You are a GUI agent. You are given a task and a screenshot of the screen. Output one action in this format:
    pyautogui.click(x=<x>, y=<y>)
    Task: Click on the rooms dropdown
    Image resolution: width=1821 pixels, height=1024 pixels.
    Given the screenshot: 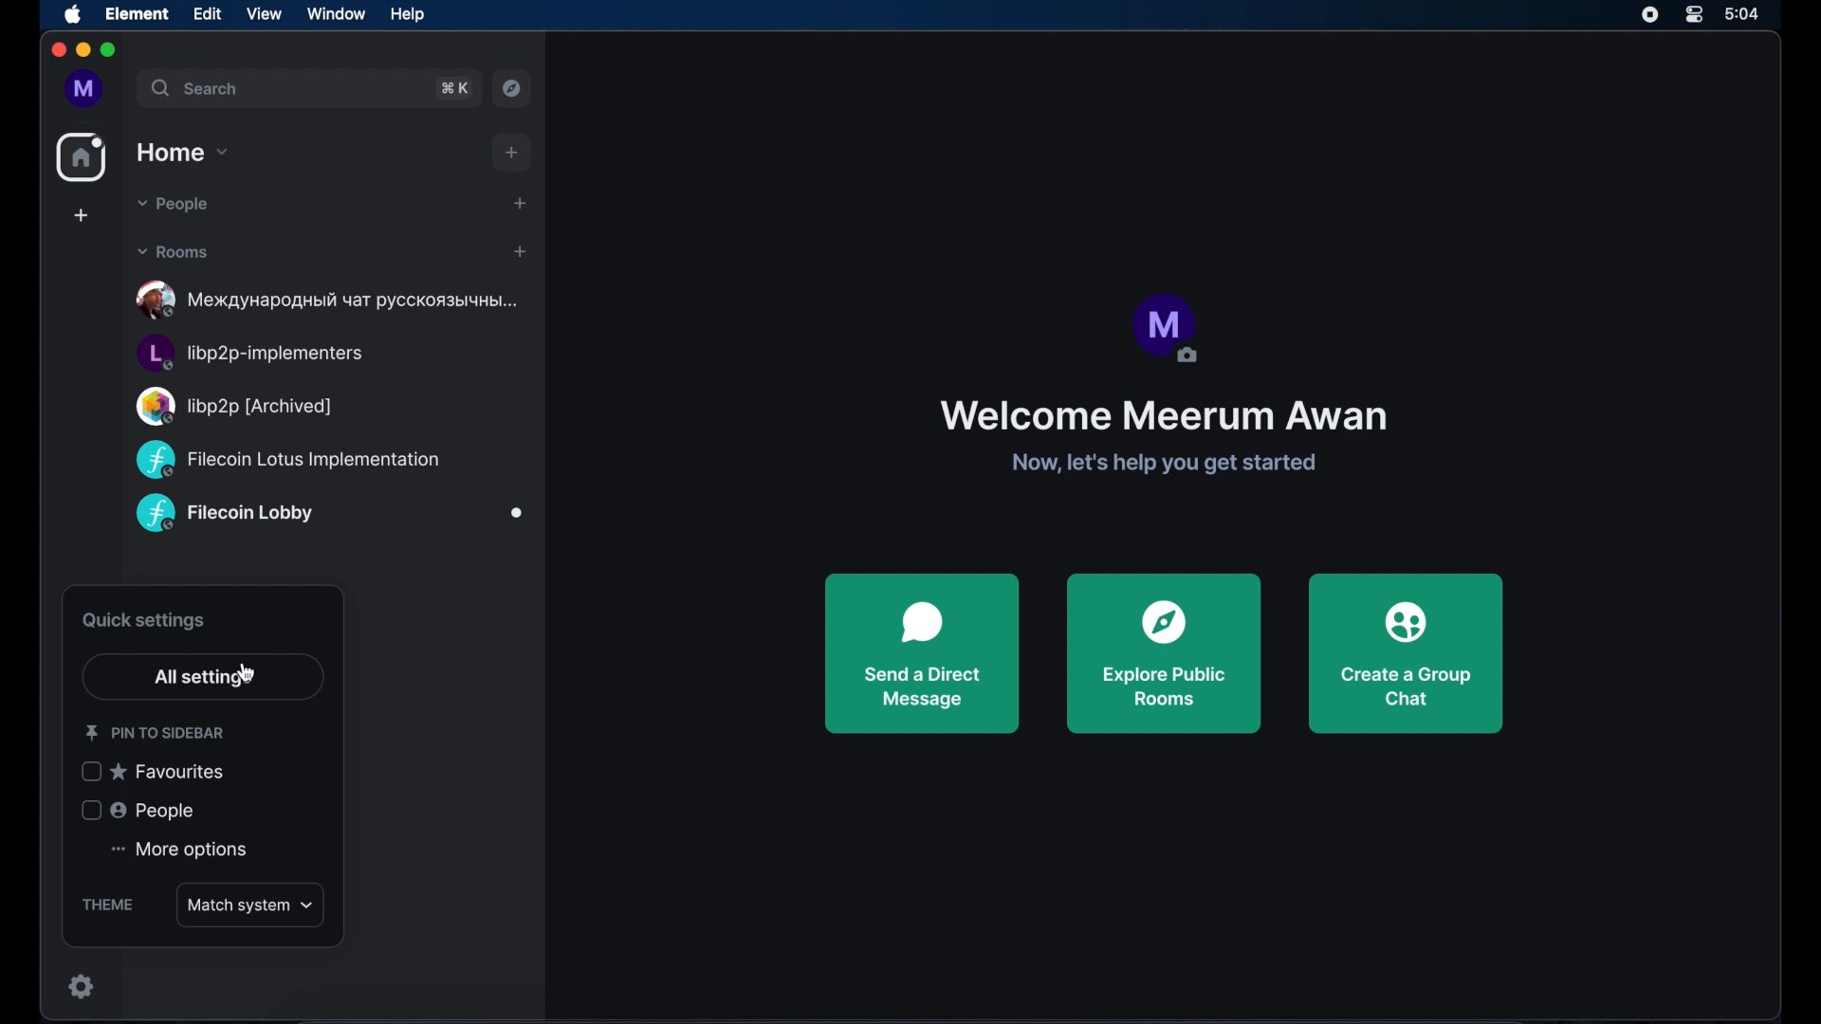 What is the action you would take?
    pyautogui.click(x=174, y=251)
    